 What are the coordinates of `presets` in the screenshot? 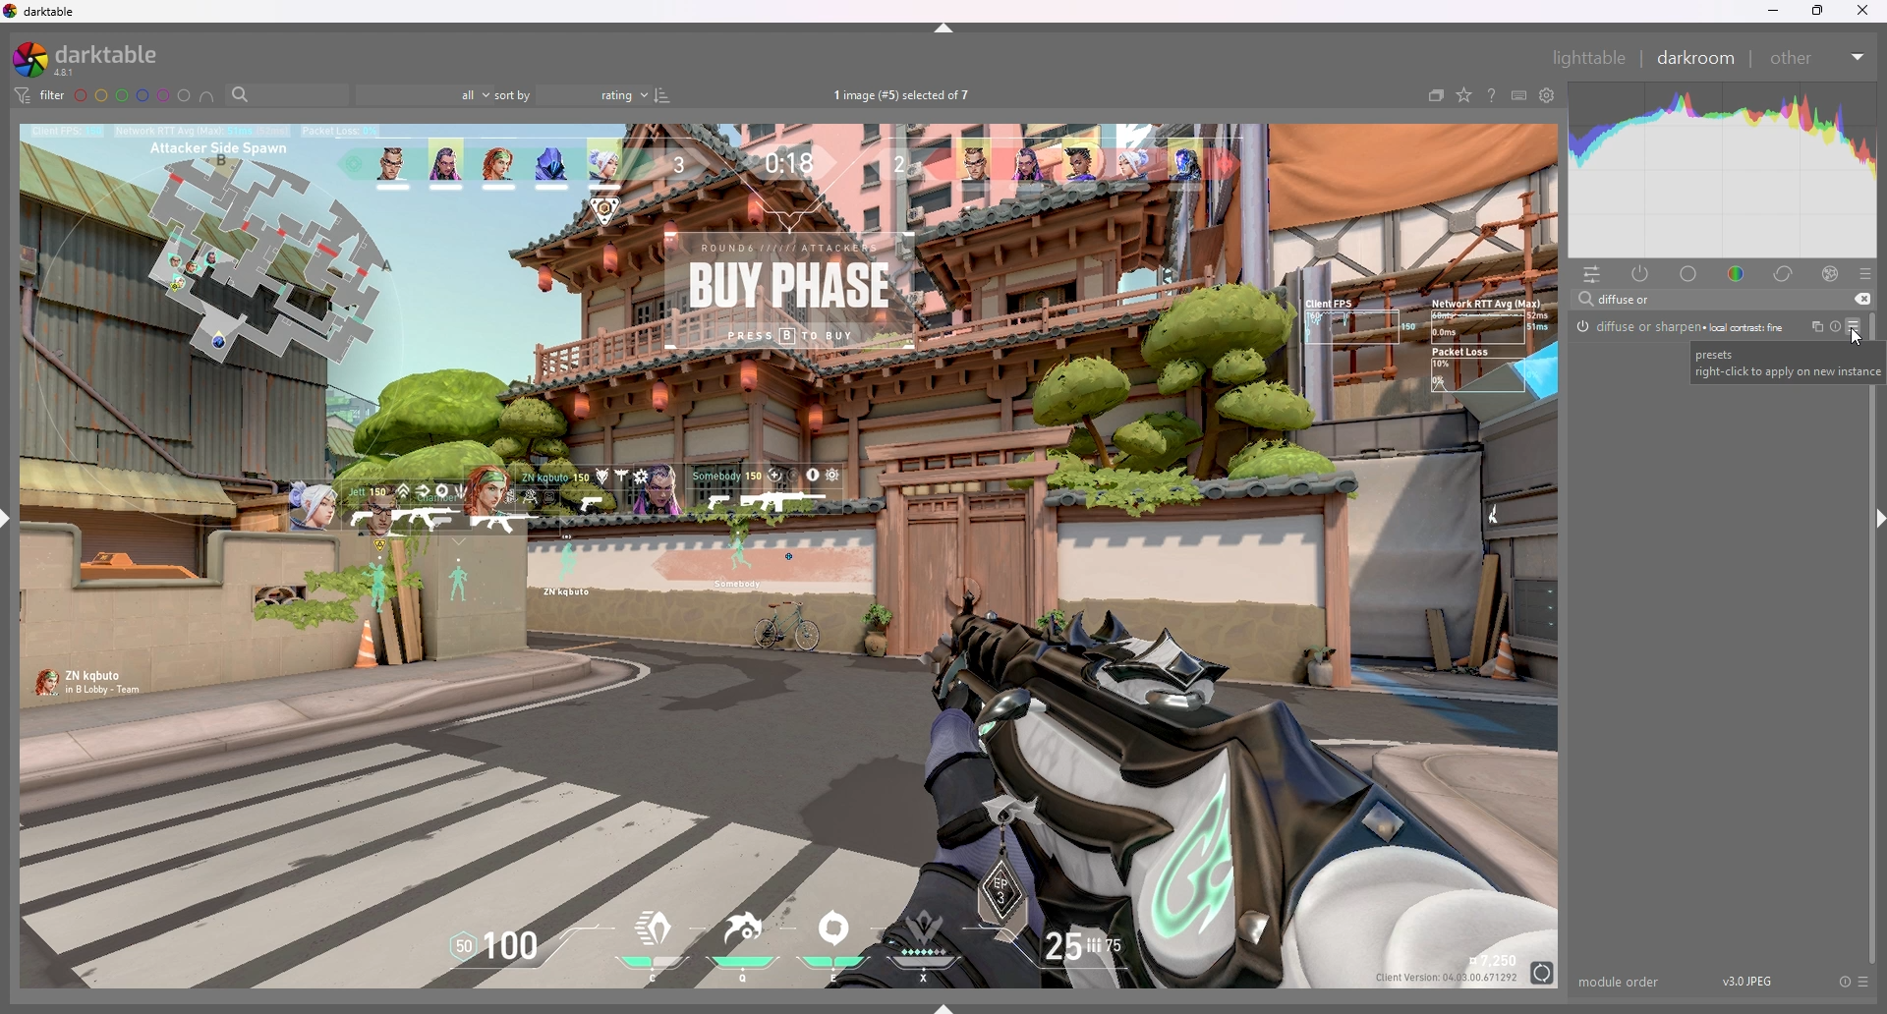 It's located at (1853, 326).